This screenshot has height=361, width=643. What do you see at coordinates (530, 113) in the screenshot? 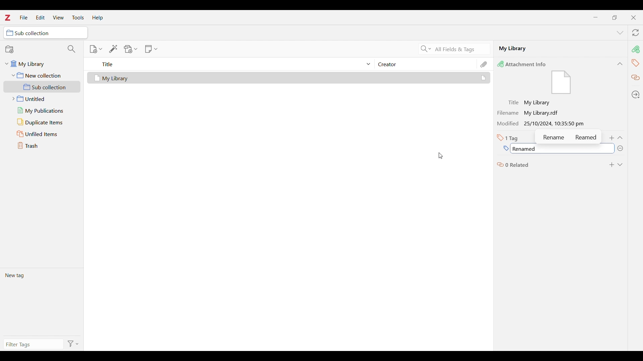
I see `Filename My Library.radt` at bounding box center [530, 113].